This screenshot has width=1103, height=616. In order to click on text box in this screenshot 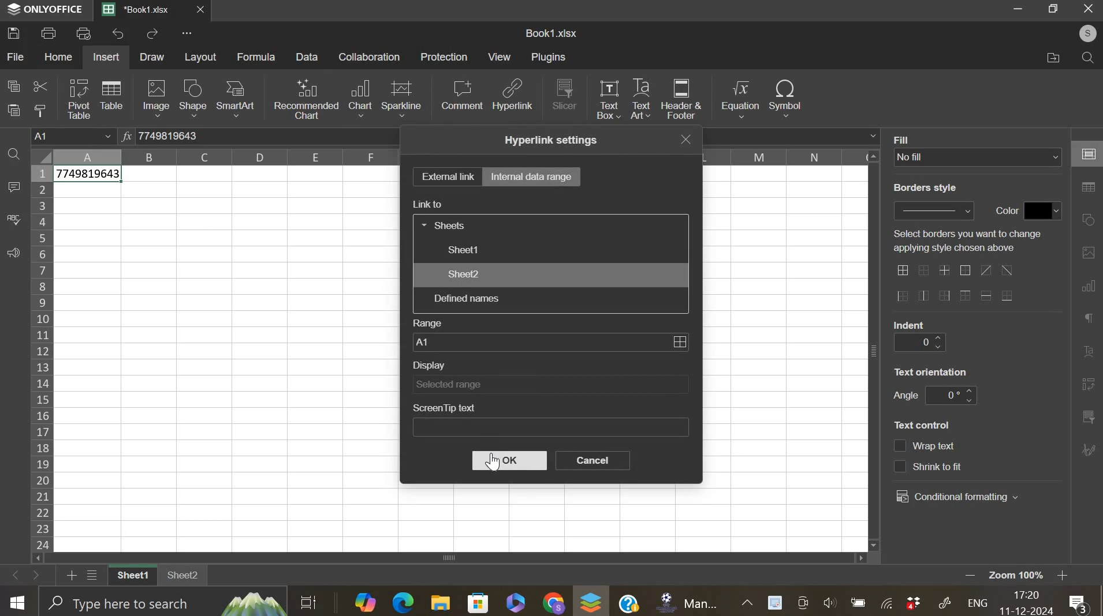, I will do `click(608, 99)`.